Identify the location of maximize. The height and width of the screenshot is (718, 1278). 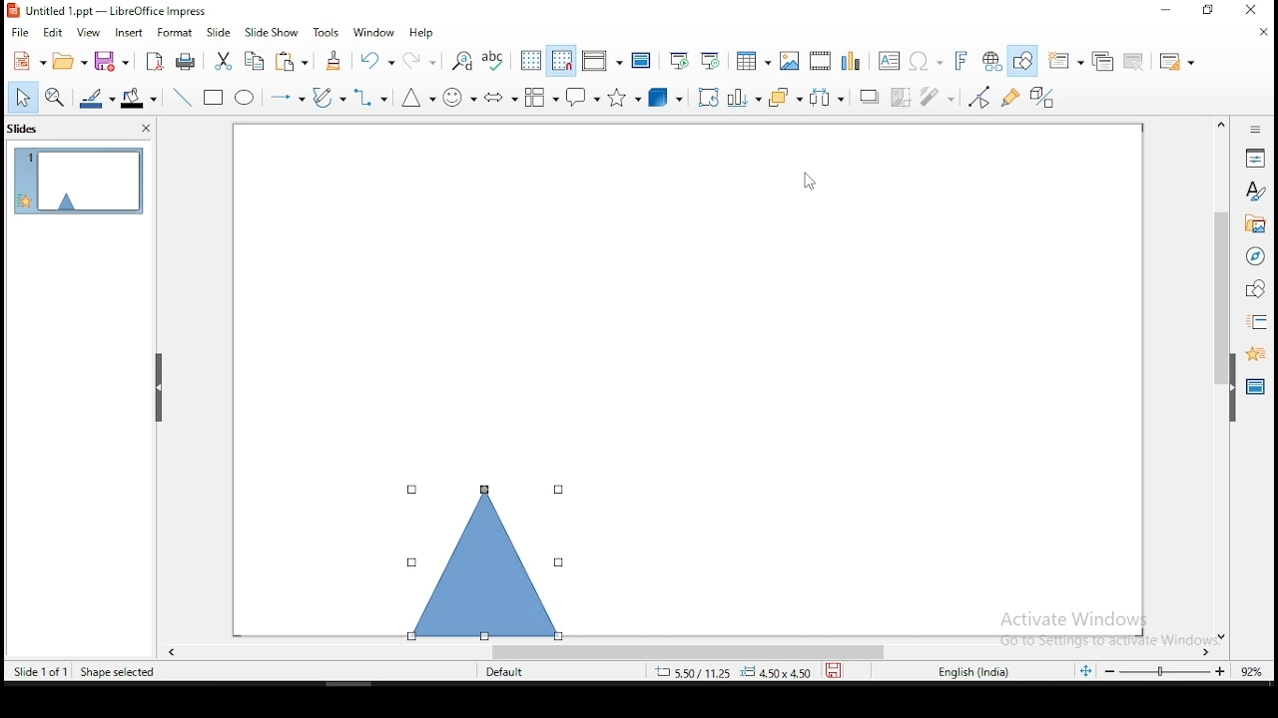
(1211, 11).